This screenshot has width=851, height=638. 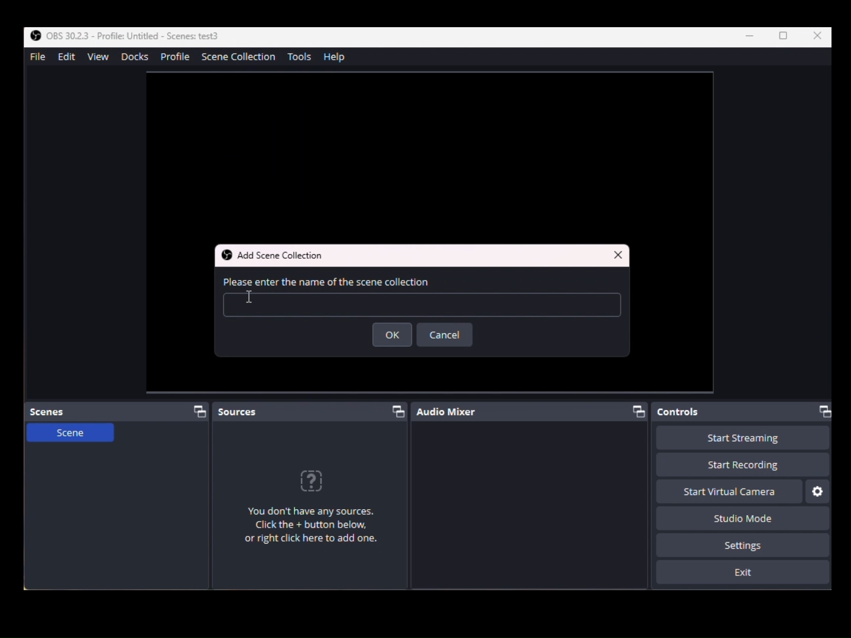 I want to click on Any Sources, so click(x=319, y=511).